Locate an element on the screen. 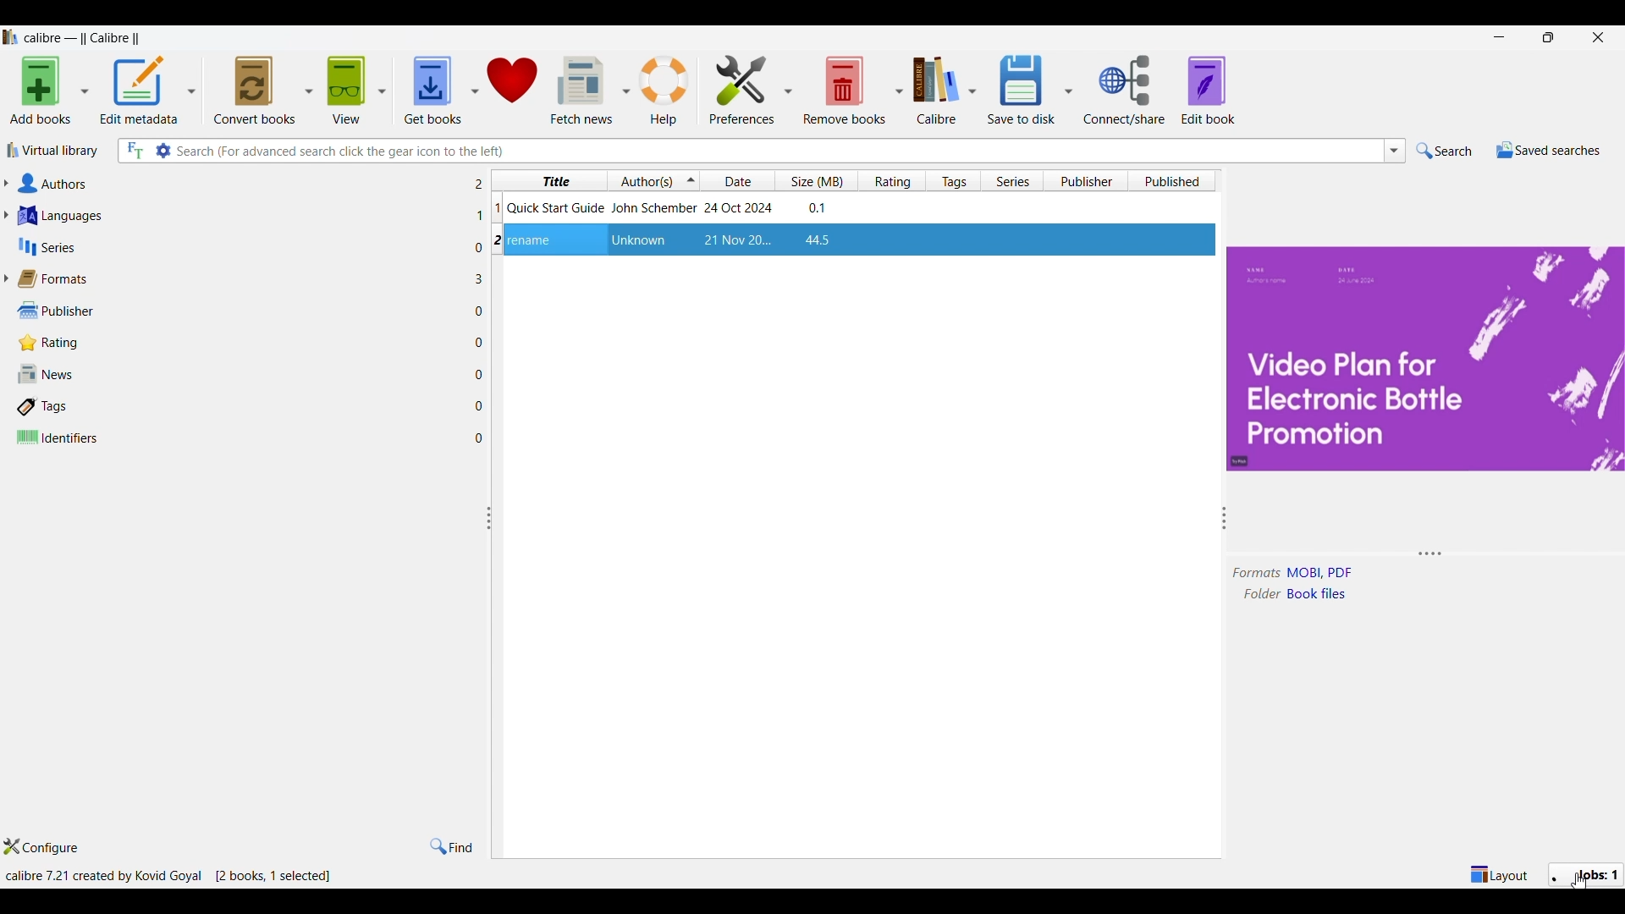 Image resolution: width=1625 pixels, height=914 pixels. Get book options is located at coordinates (475, 90).